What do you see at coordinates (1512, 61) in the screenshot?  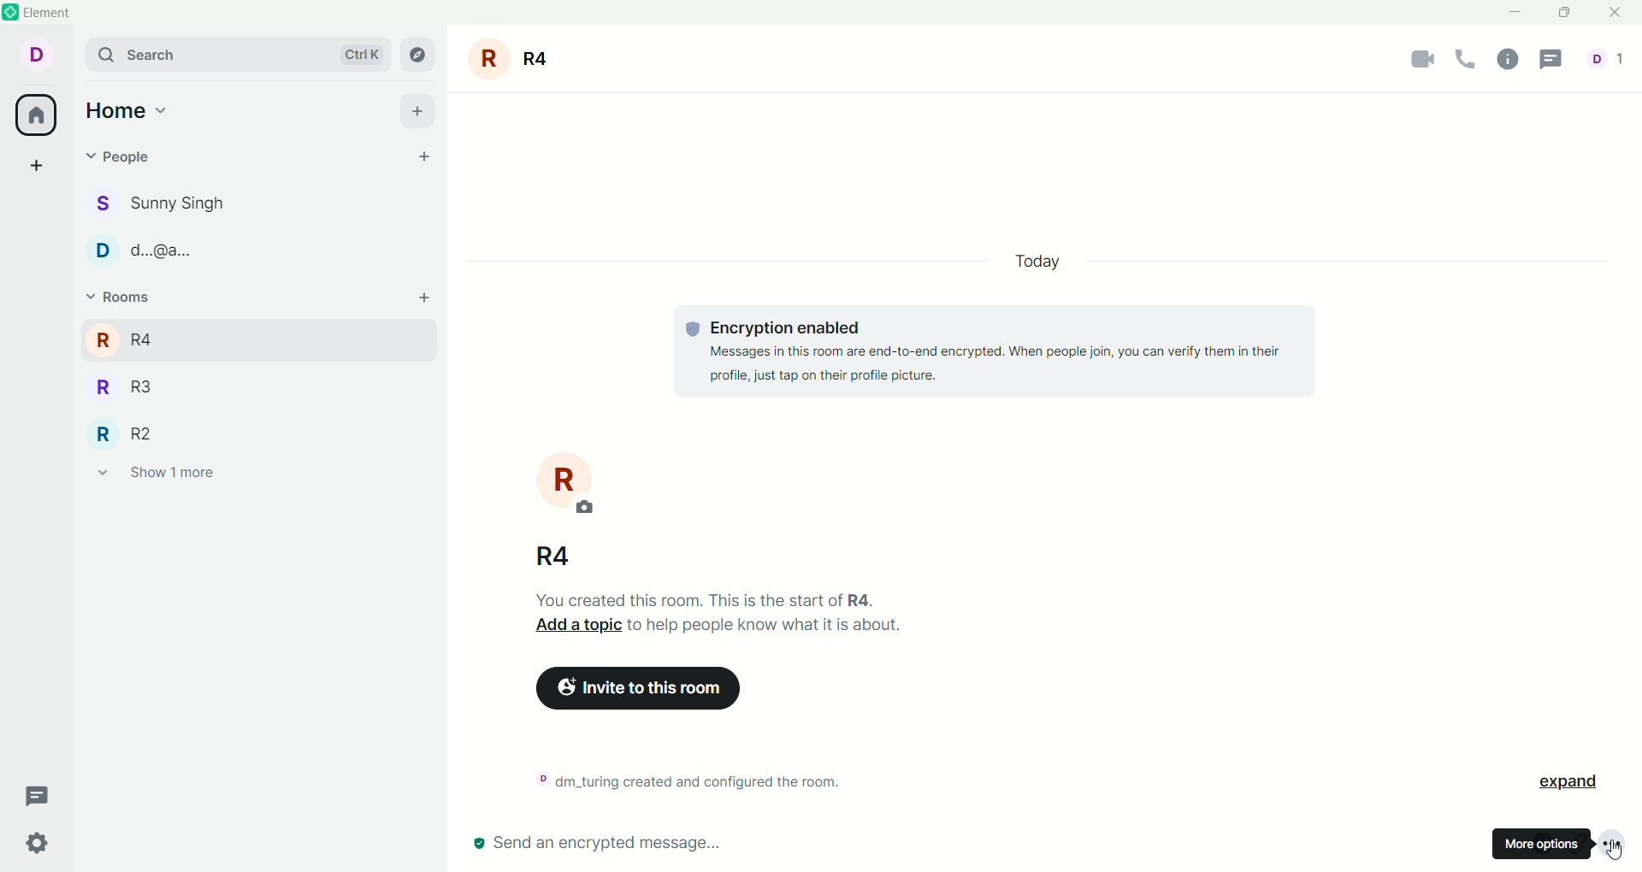 I see `room info` at bounding box center [1512, 61].